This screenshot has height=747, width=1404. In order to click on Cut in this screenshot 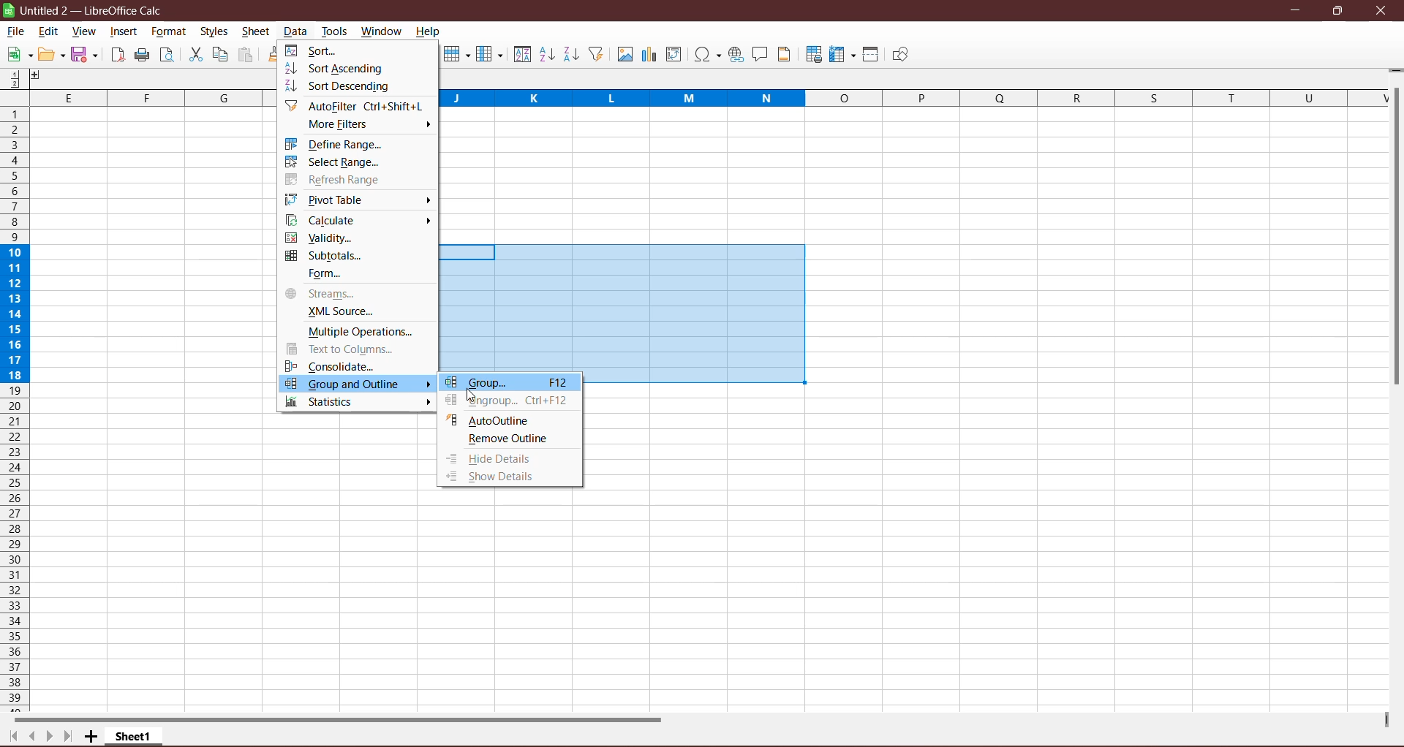, I will do `click(195, 55)`.